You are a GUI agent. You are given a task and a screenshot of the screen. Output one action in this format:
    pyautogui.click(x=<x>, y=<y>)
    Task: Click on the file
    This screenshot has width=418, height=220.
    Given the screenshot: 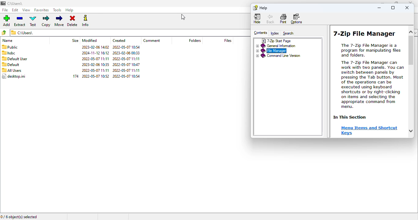 What is the action you would take?
    pyautogui.click(x=5, y=10)
    